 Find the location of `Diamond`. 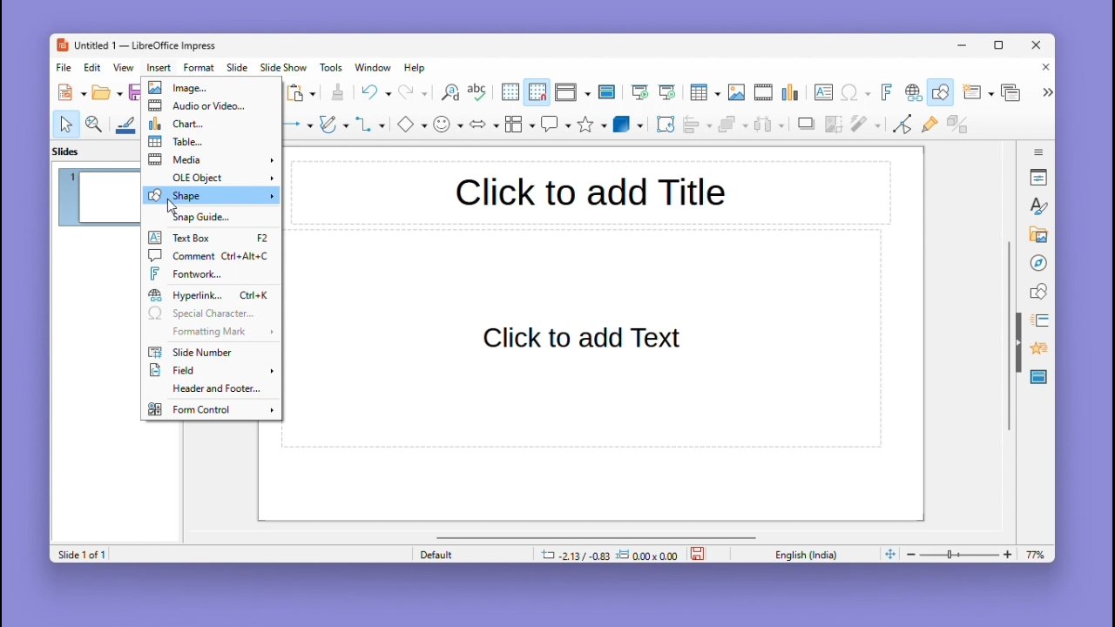

Diamond is located at coordinates (411, 125).